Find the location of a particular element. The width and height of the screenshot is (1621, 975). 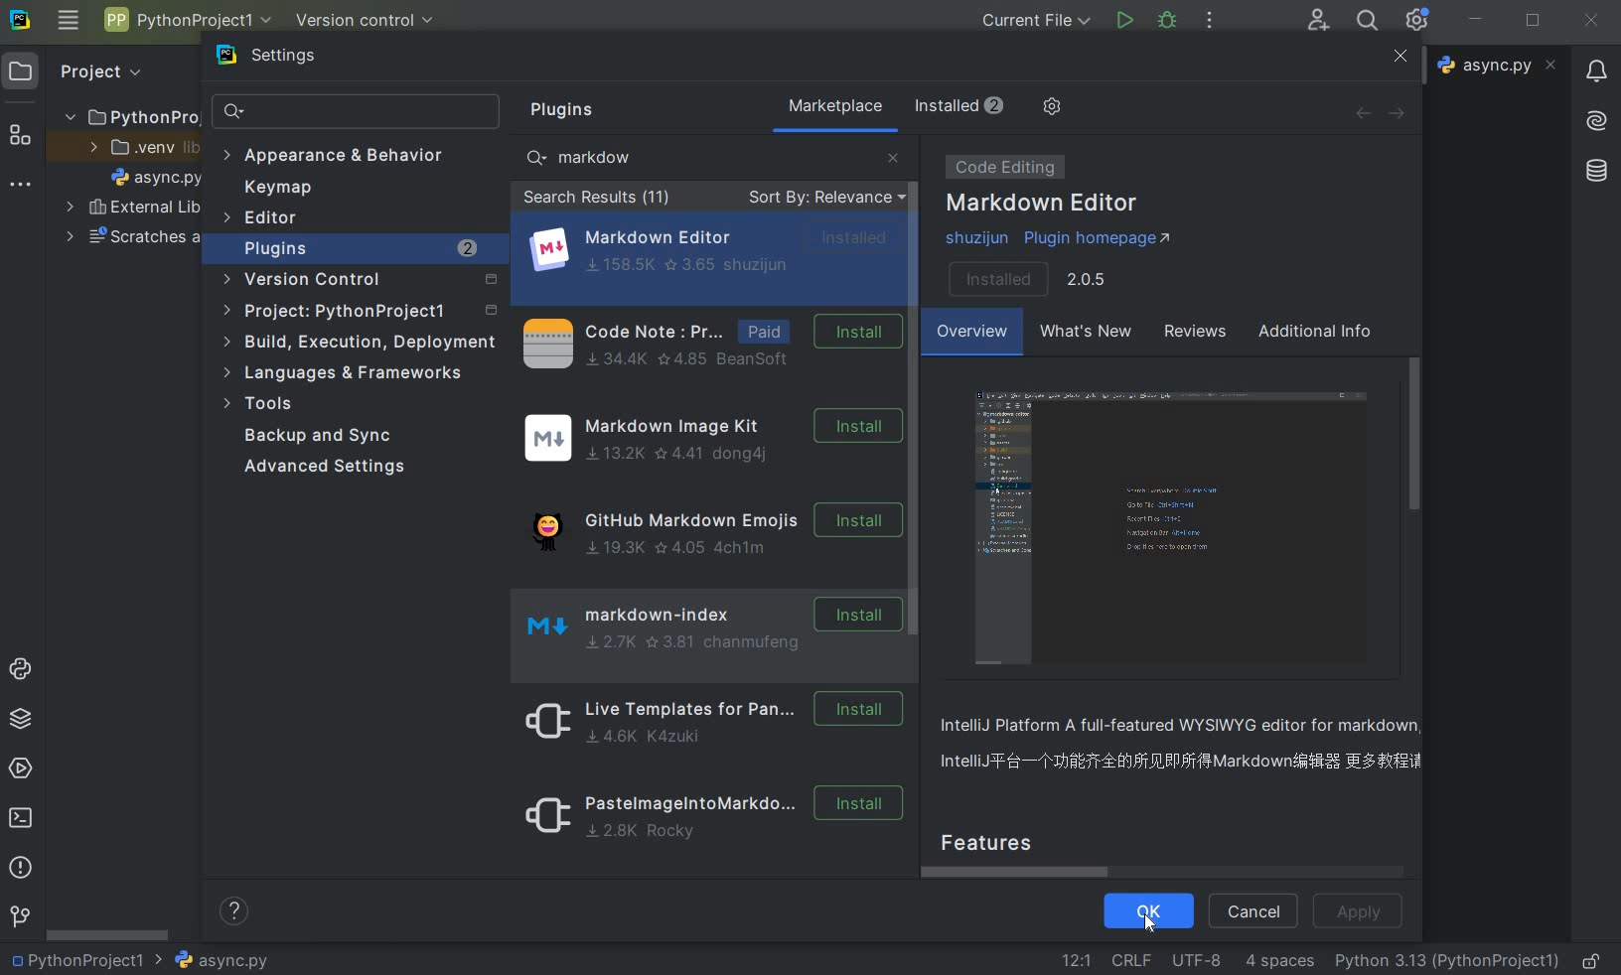

code note is located at coordinates (707, 342).